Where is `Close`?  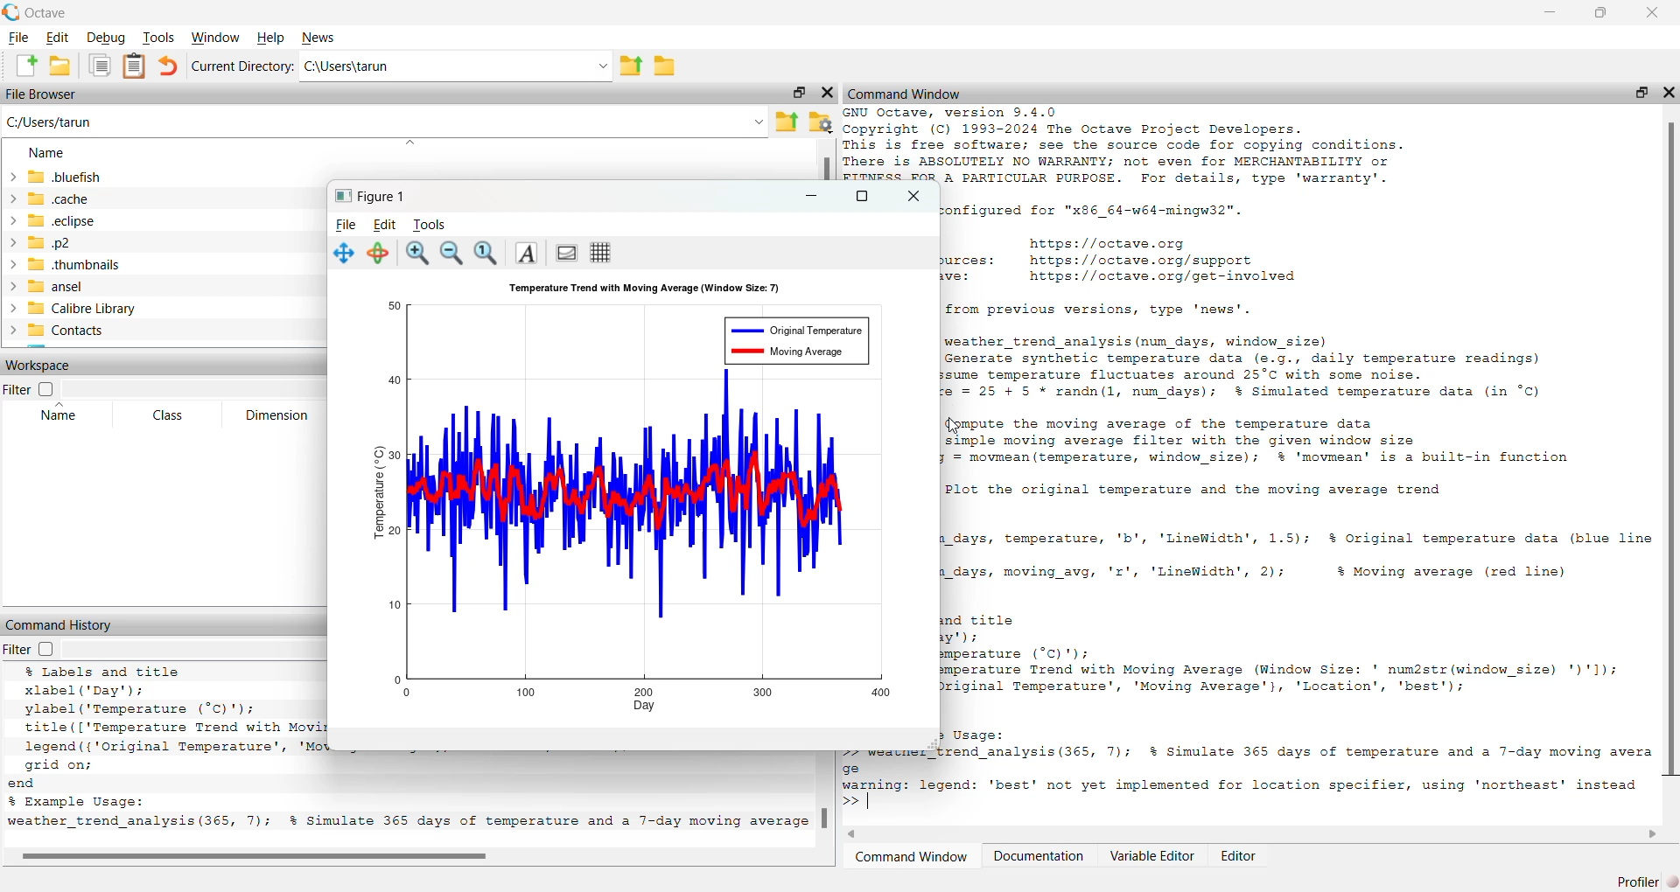 Close is located at coordinates (1652, 15).